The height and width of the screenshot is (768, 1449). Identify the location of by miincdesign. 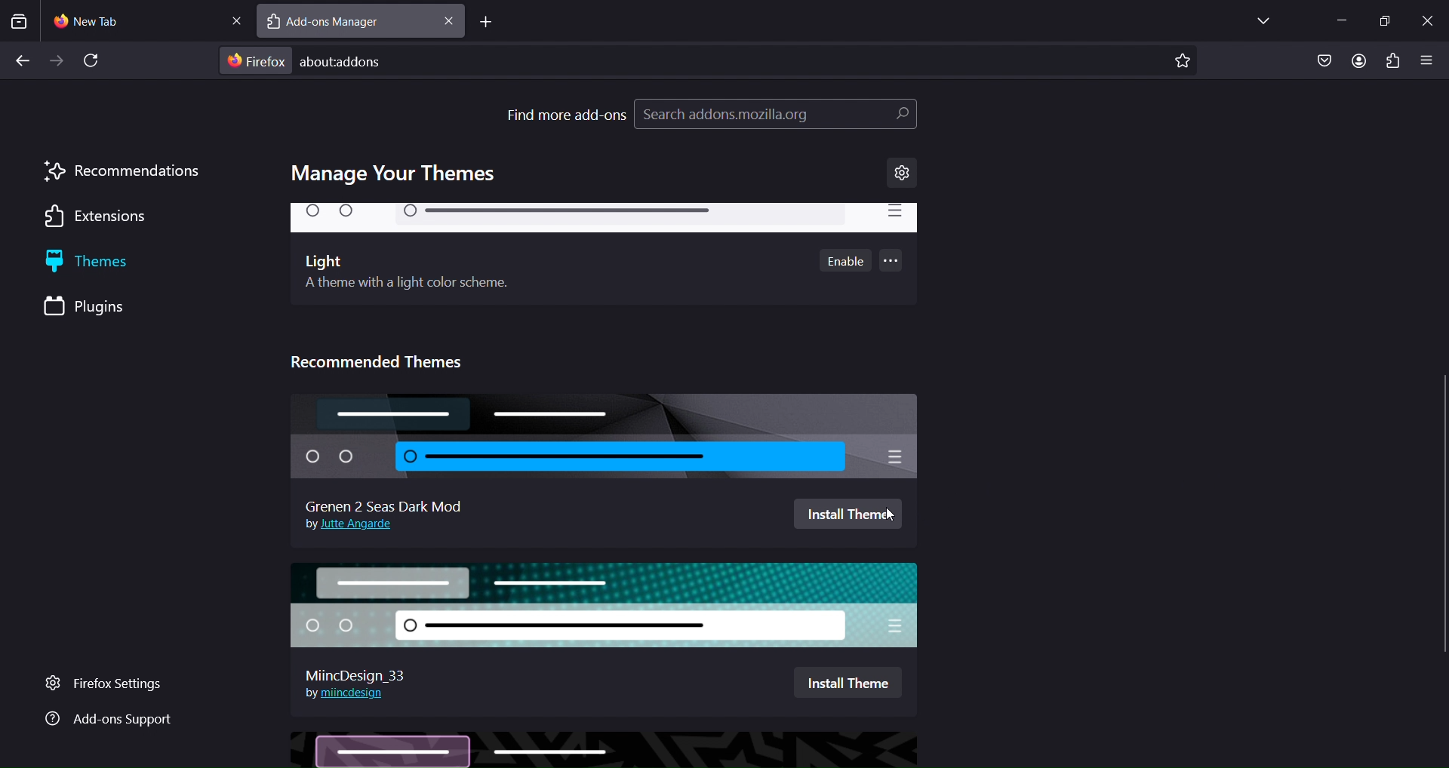
(345, 693).